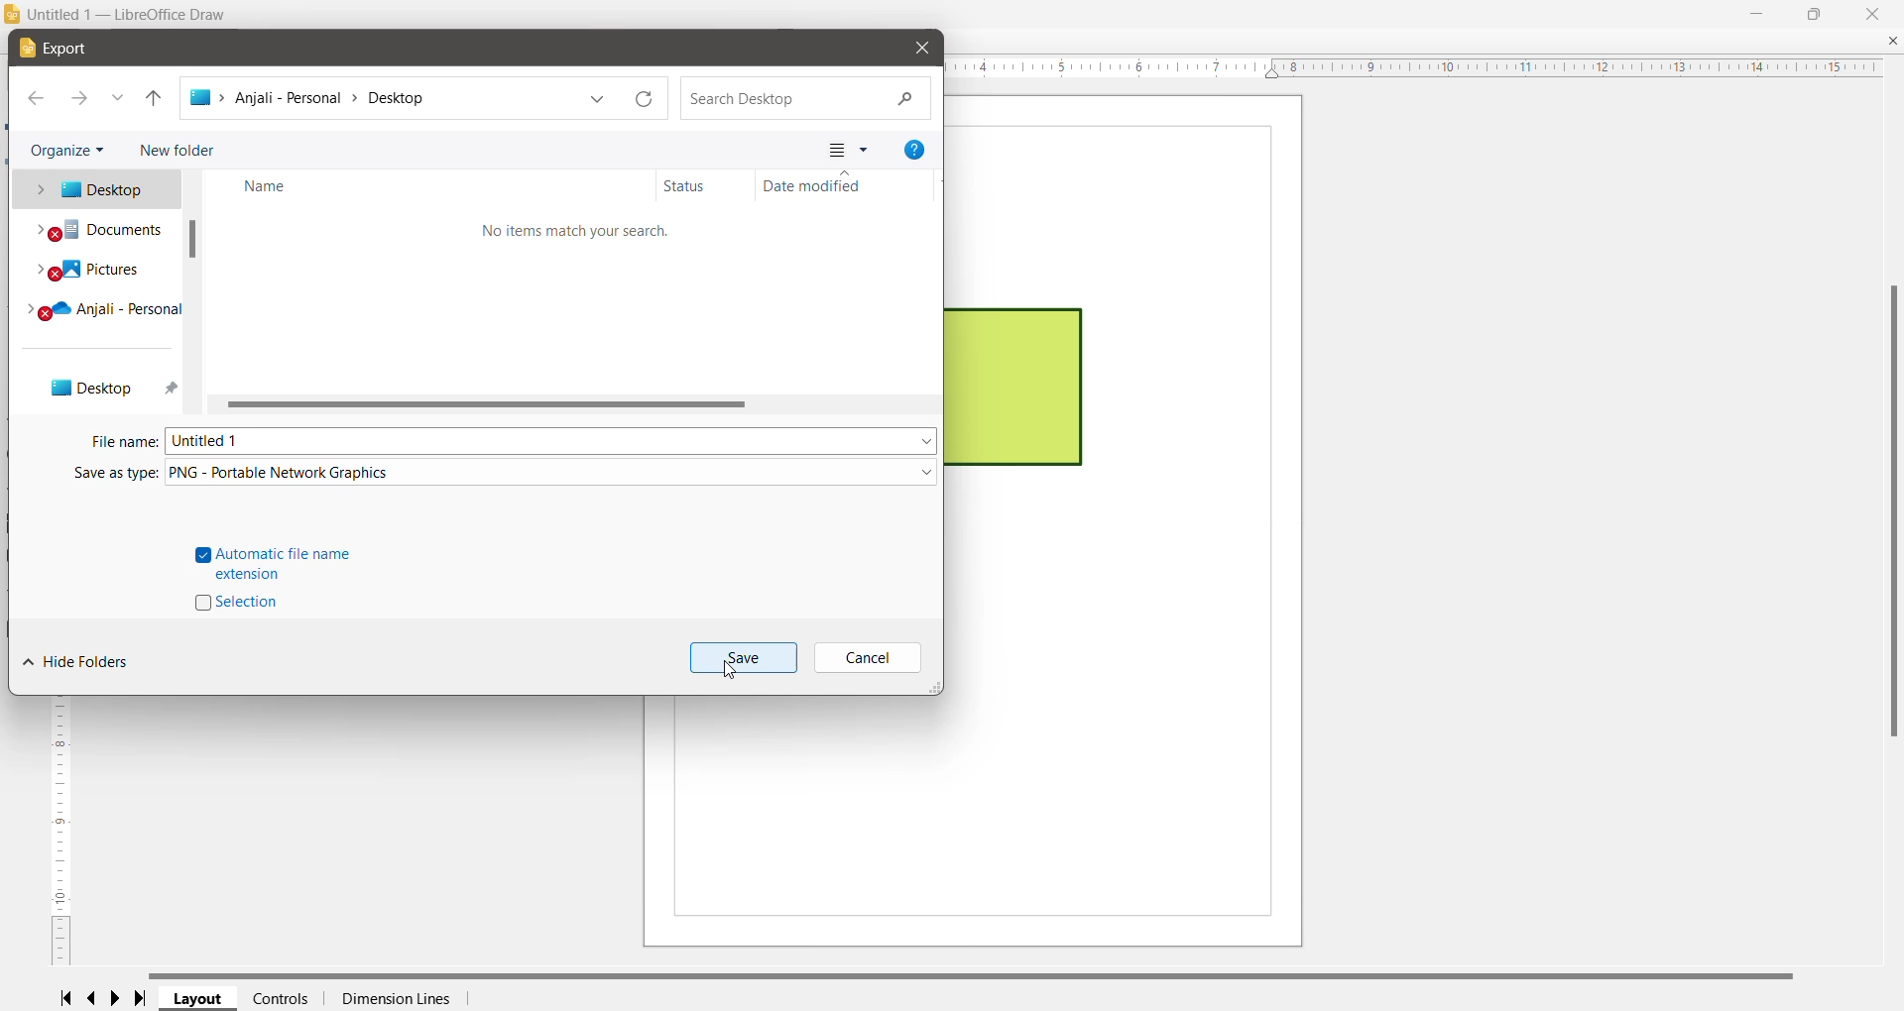 This screenshot has height=1011, width=1904. What do you see at coordinates (578, 403) in the screenshot?
I see `Horizontal Scroll Bar` at bounding box center [578, 403].